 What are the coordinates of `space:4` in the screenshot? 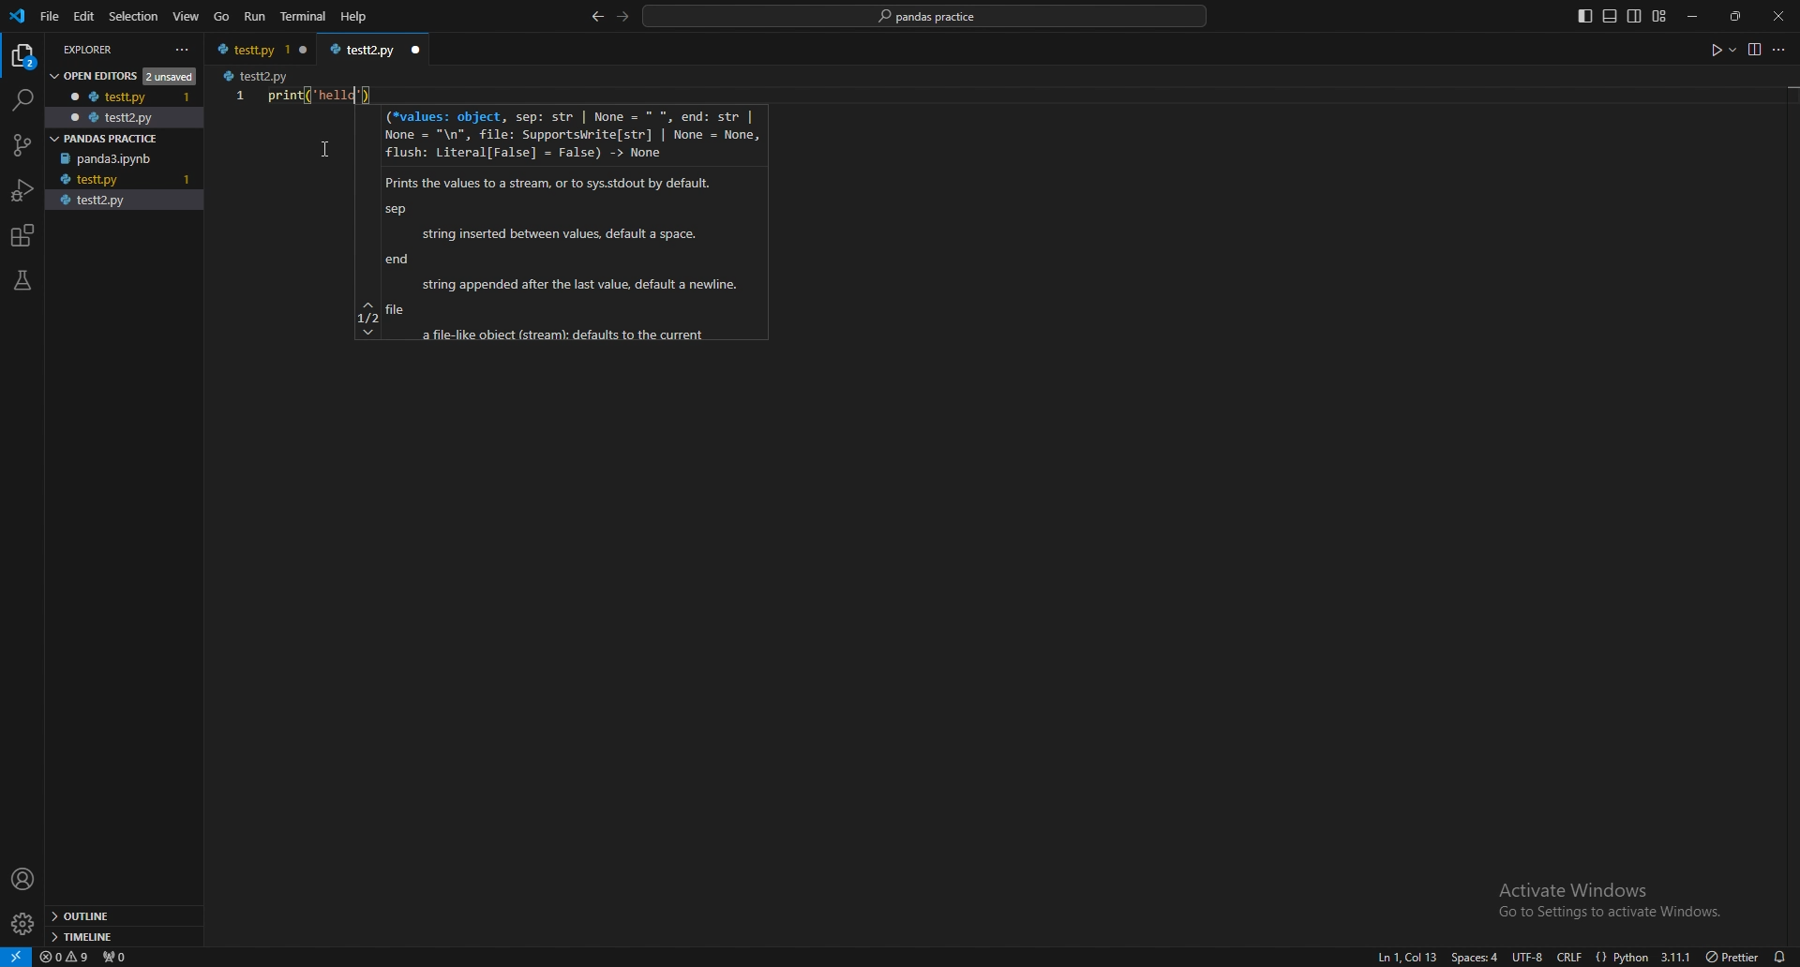 It's located at (1473, 957).